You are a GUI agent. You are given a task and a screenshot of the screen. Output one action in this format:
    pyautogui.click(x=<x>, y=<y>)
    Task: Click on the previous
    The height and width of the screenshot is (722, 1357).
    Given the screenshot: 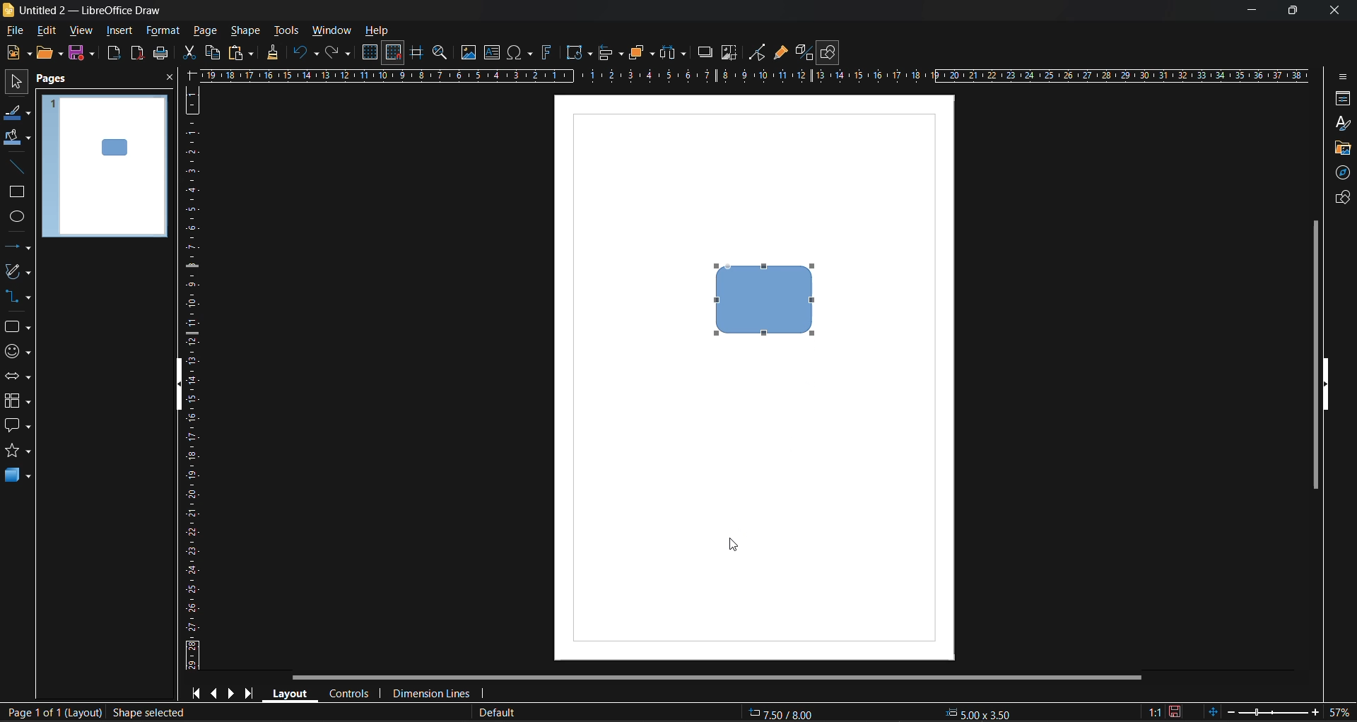 What is the action you would take?
    pyautogui.click(x=213, y=692)
    